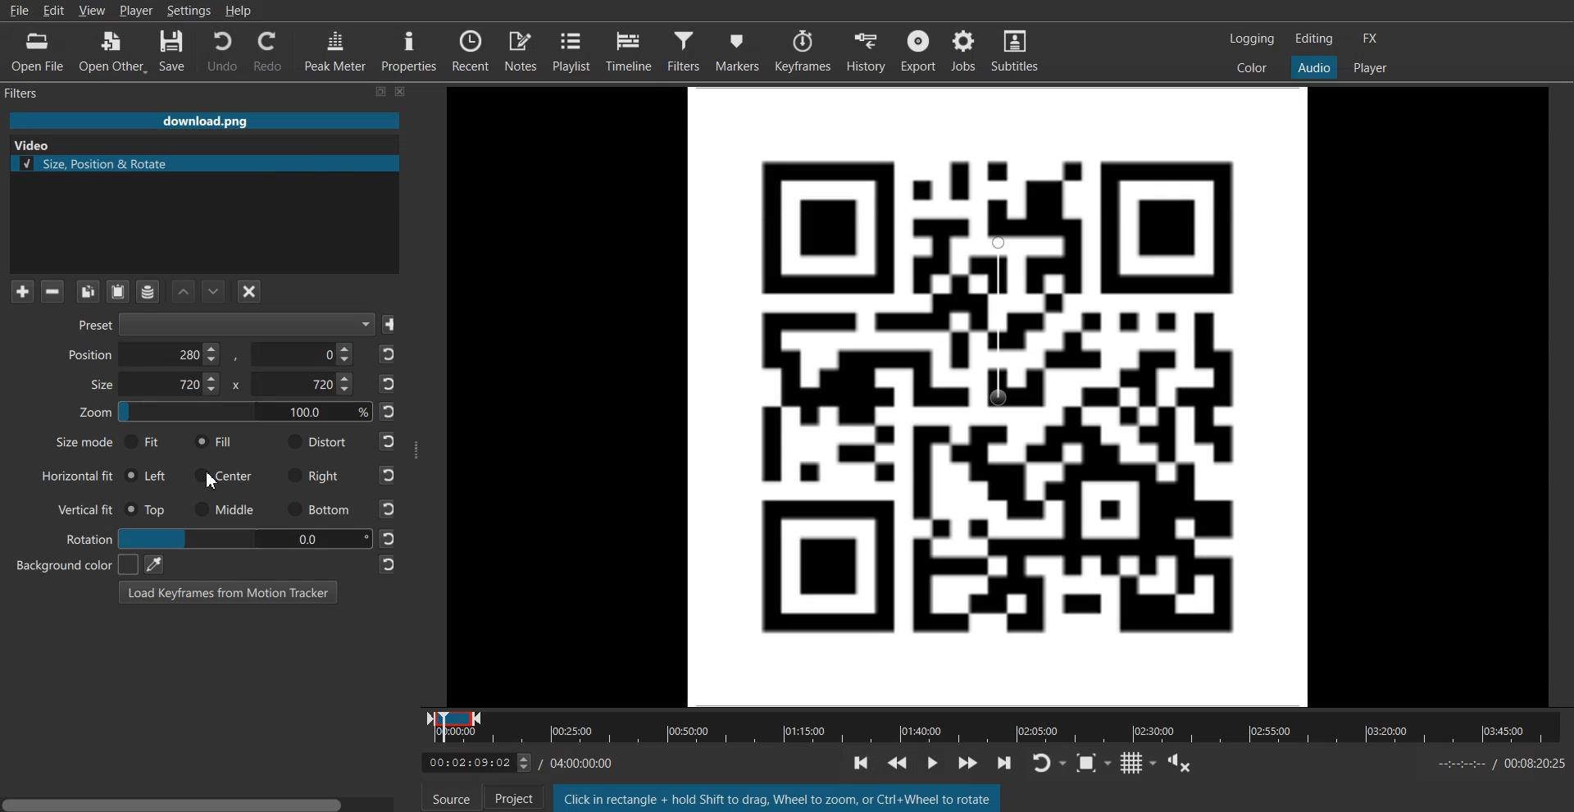 The width and height of the screenshot is (1574, 812). Describe the element at coordinates (204, 120) in the screenshot. I see `File Name` at that location.